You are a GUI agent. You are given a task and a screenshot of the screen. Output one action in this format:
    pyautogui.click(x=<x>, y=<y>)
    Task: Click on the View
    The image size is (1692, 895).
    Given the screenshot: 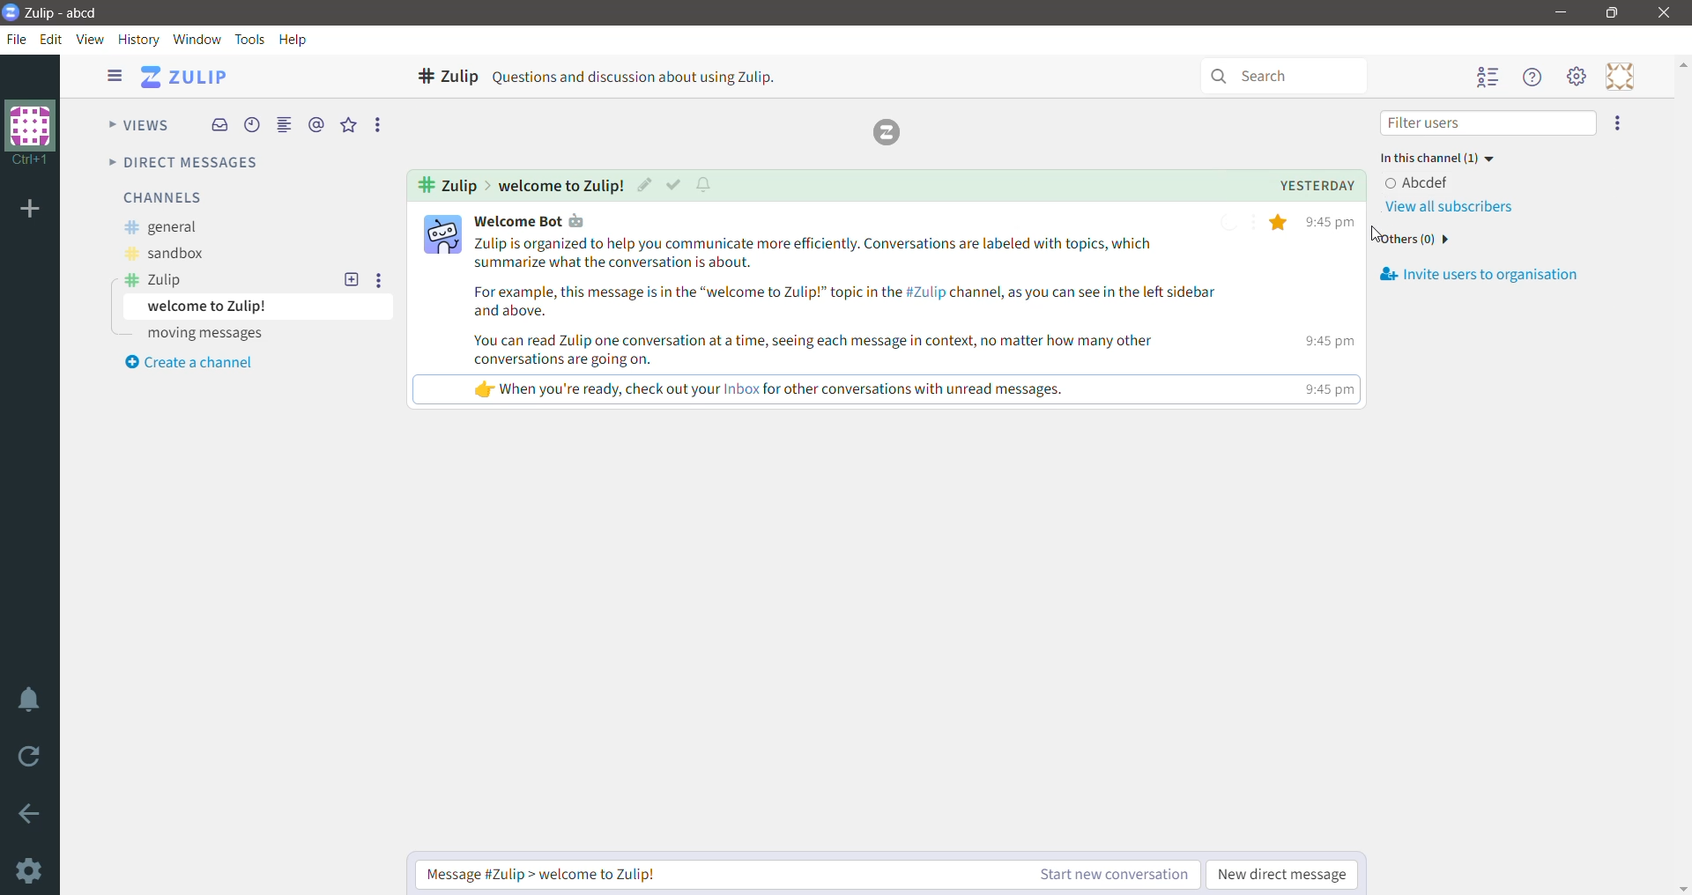 What is the action you would take?
    pyautogui.click(x=91, y=39)
    